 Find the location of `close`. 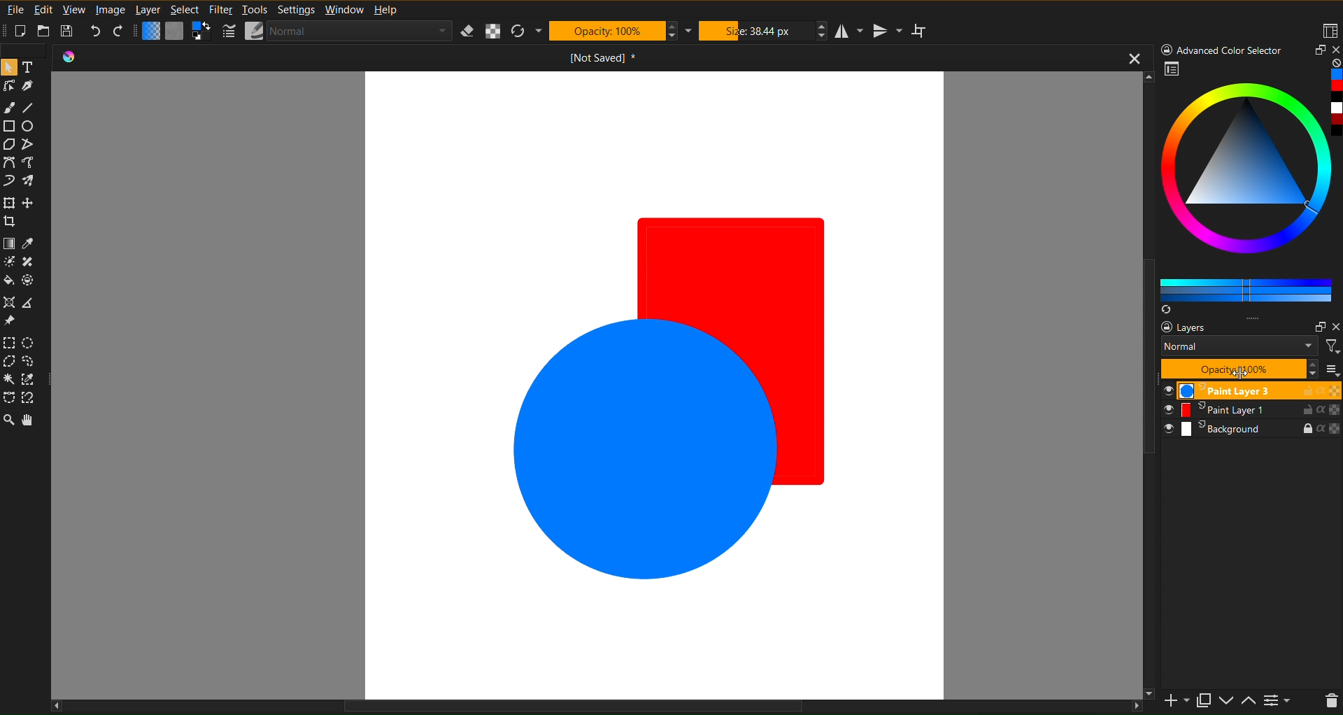

close is located at coordinates (1335, 326).